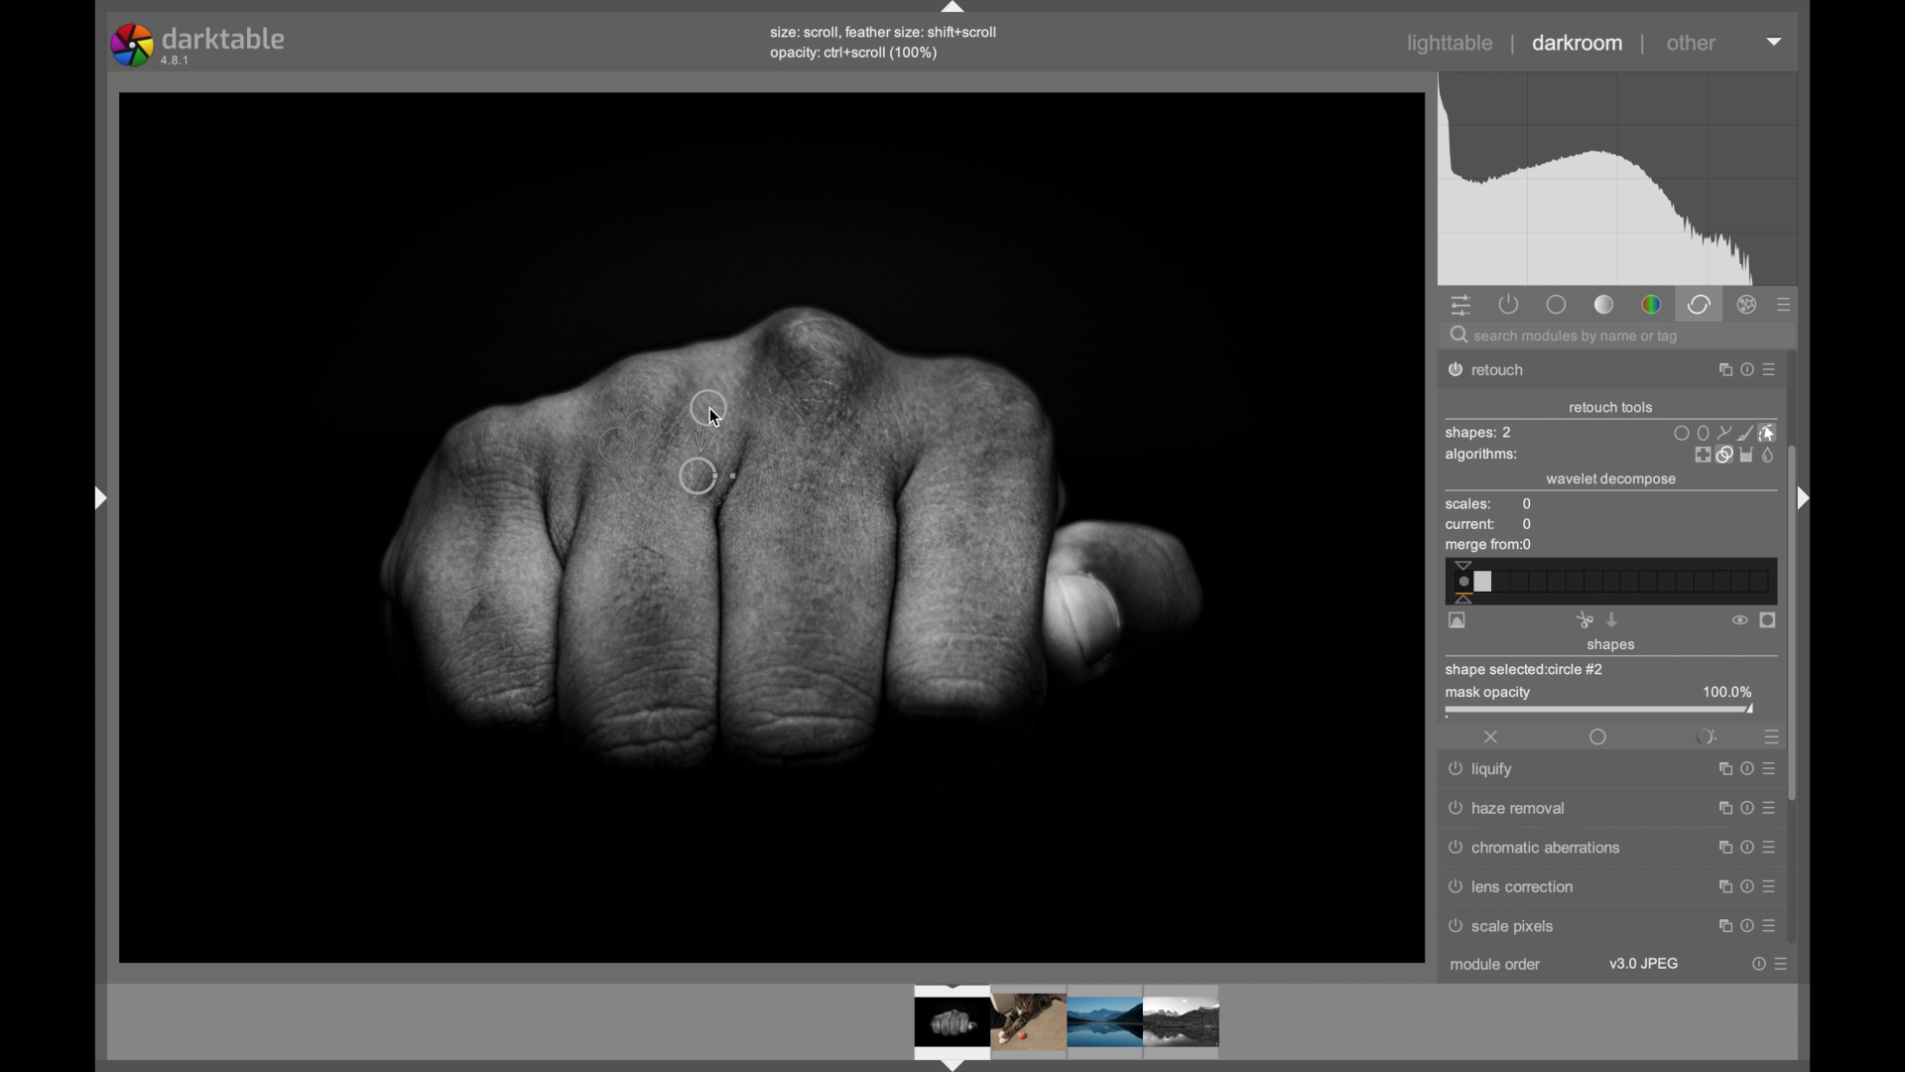 Image resolution: width=1905 pixels, height=1072 pixels. Describe the element at coordinates (1796, 632) in the screenshot. I see `scroll box` at that location.